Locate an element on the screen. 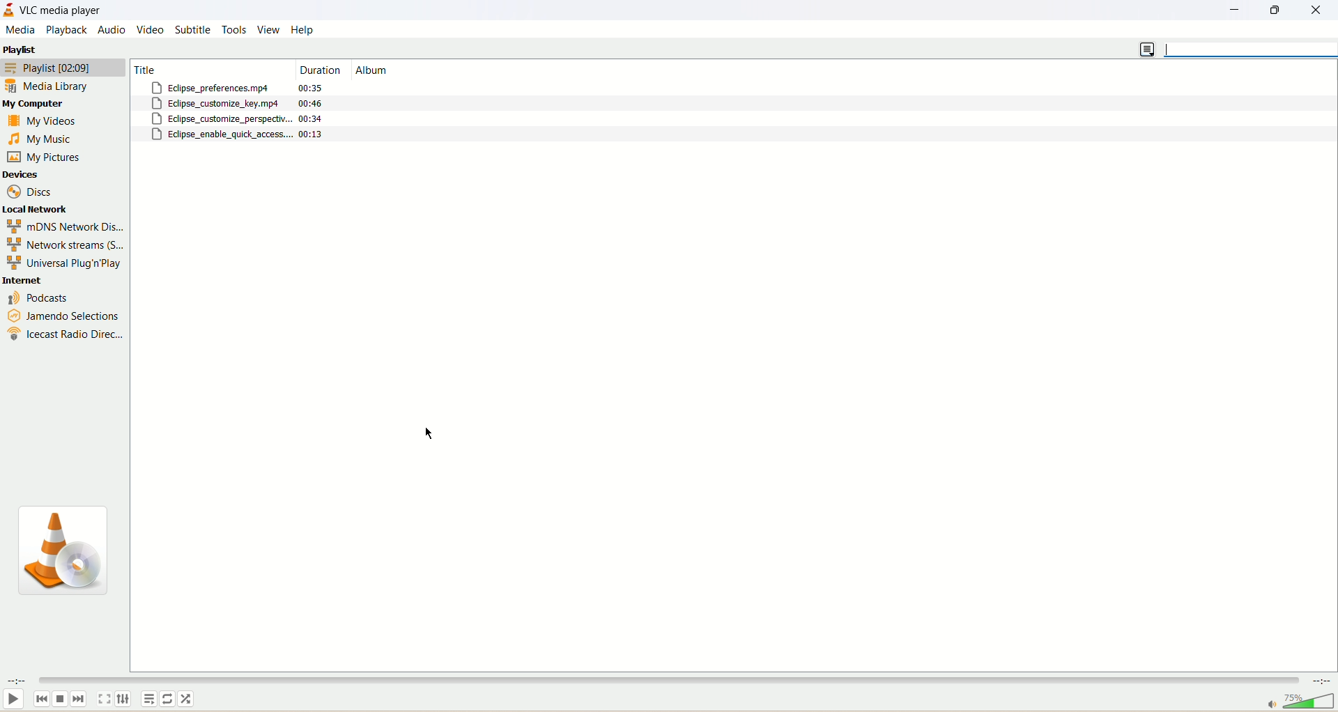 Image resolution: width=1338 pixels, height=712 pixels. next is located at coordinates (80, 699).